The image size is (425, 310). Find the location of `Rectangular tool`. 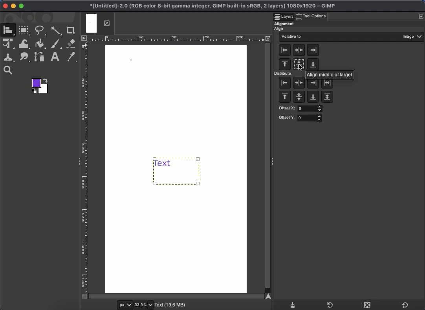

Rectangular tool is located at coordinates (25, 30).